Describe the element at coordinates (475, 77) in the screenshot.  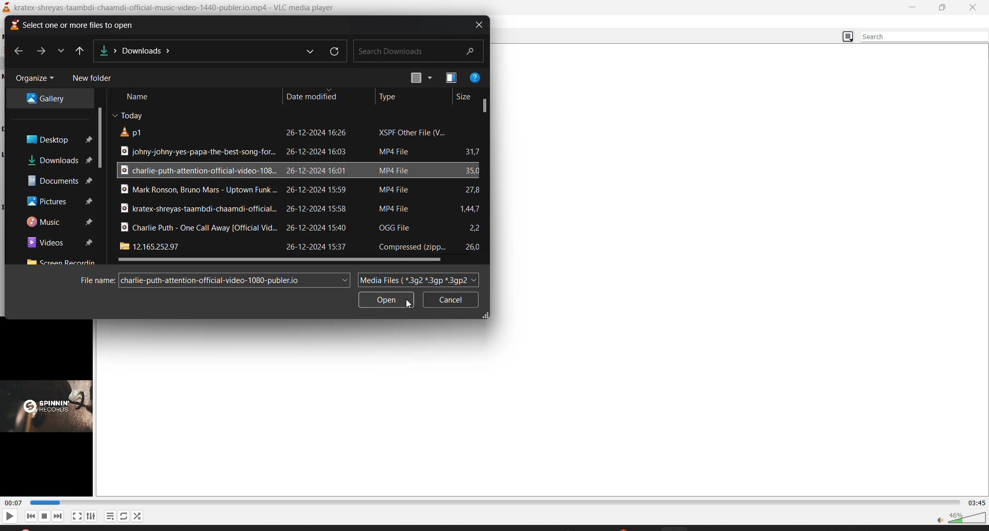
I see `help` at that location.